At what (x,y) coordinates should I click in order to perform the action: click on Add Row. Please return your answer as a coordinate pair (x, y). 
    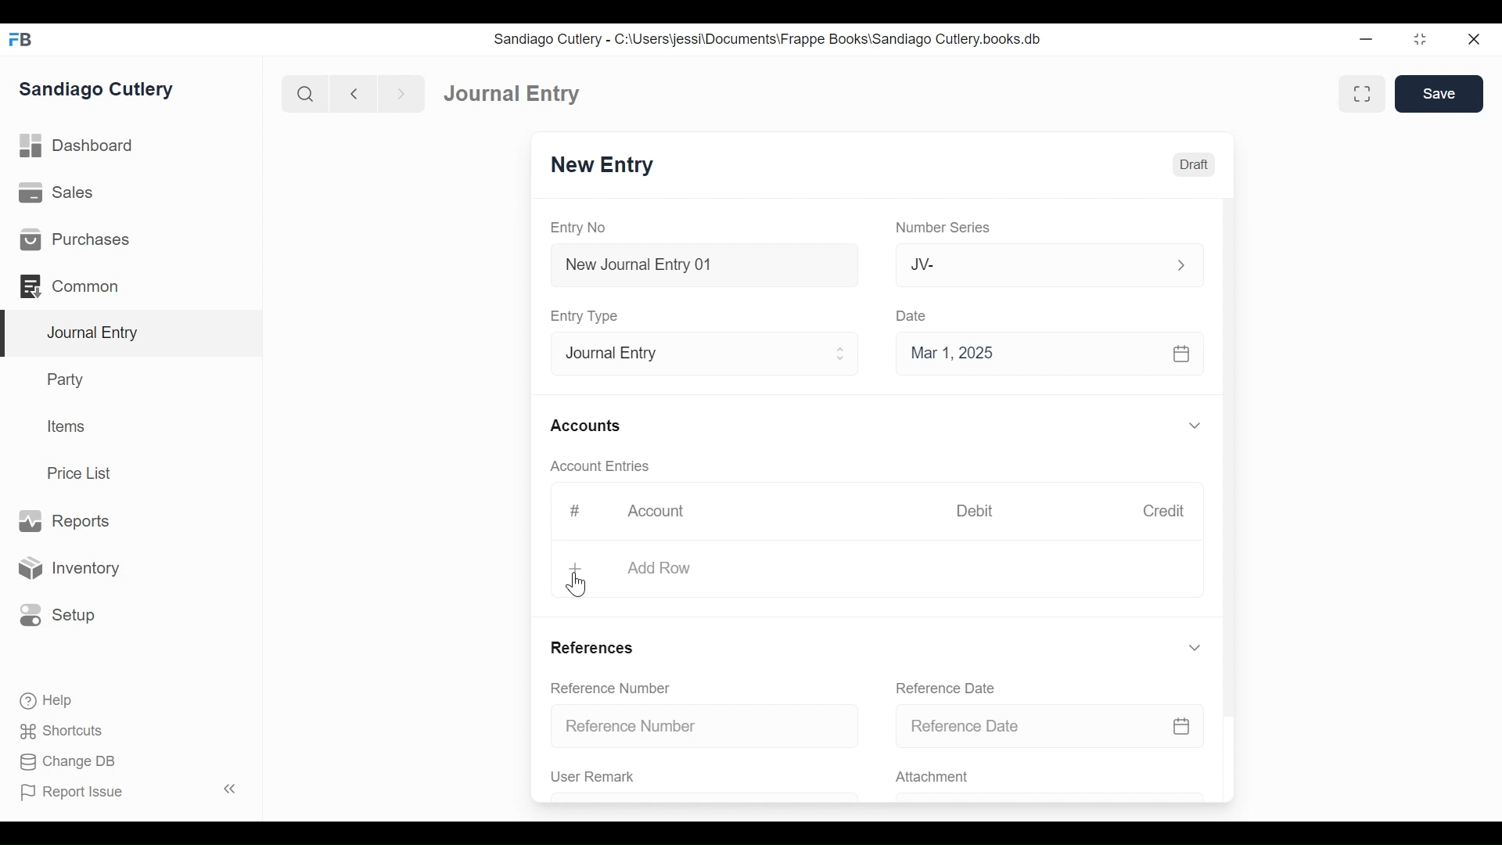
    Looking at the image, I should click on (880, 564).